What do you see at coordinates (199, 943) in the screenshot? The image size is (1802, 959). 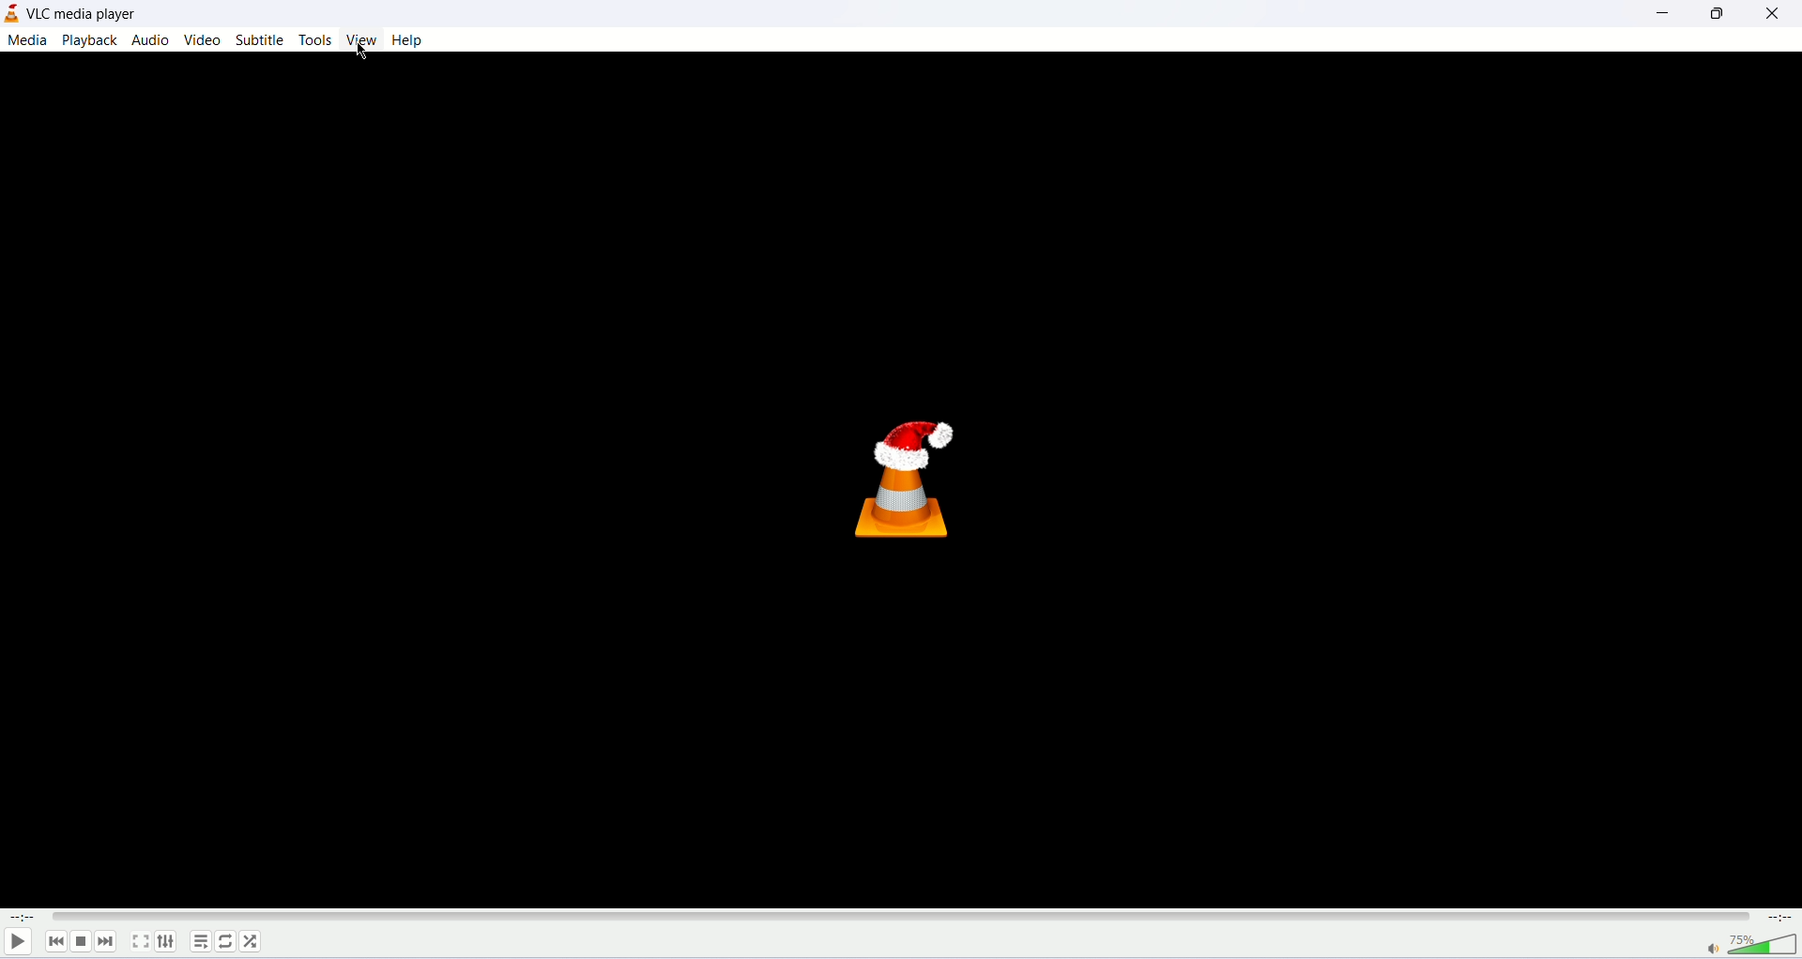 I see `playlist` at bounding box center [199, 943].